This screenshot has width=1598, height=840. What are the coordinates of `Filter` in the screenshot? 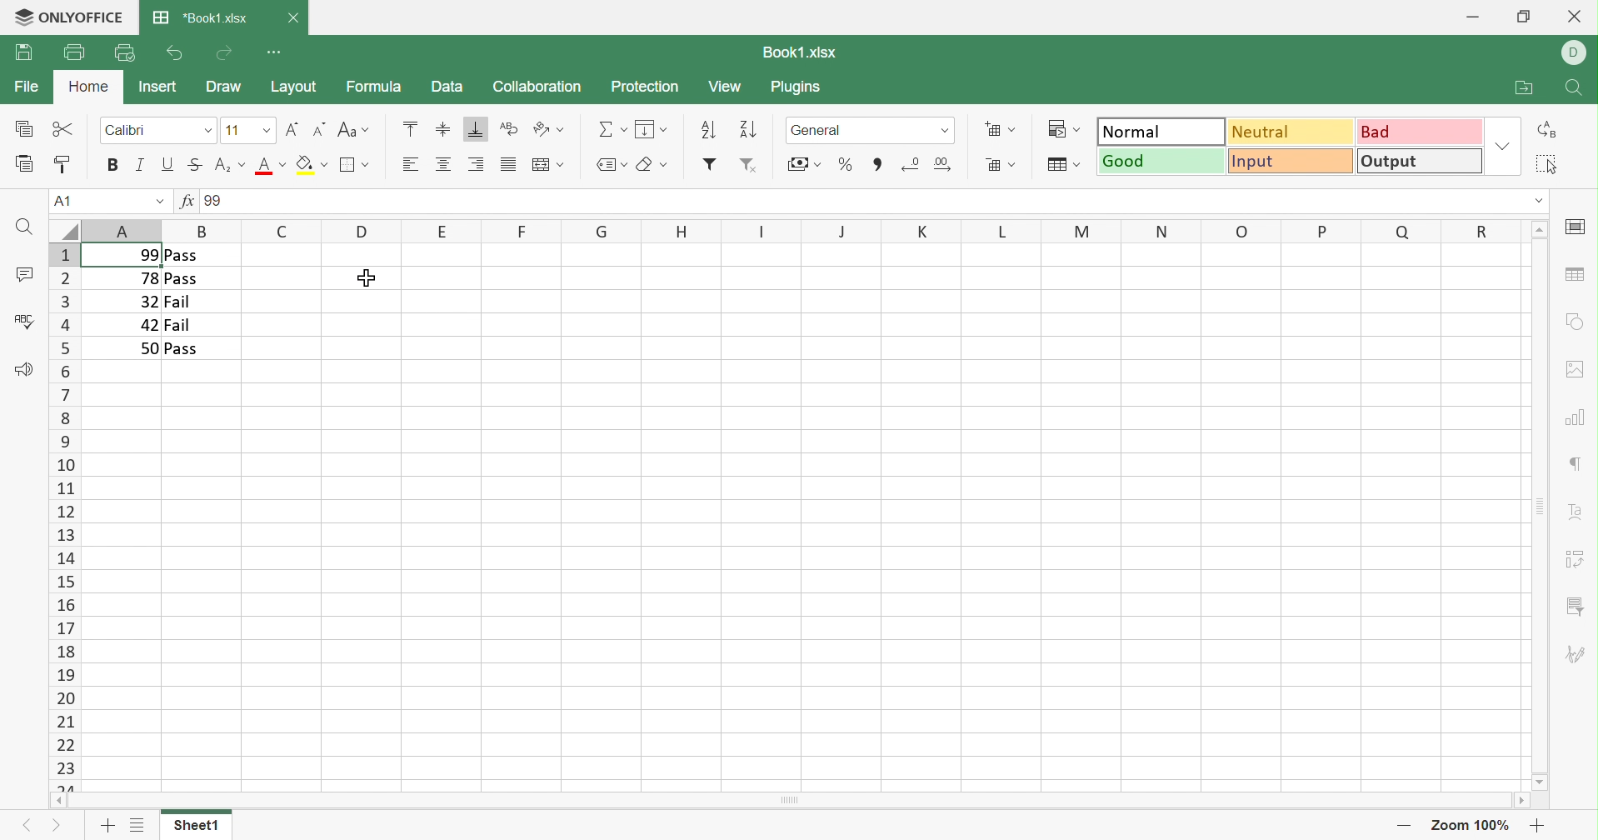 It's located at (709, 164).